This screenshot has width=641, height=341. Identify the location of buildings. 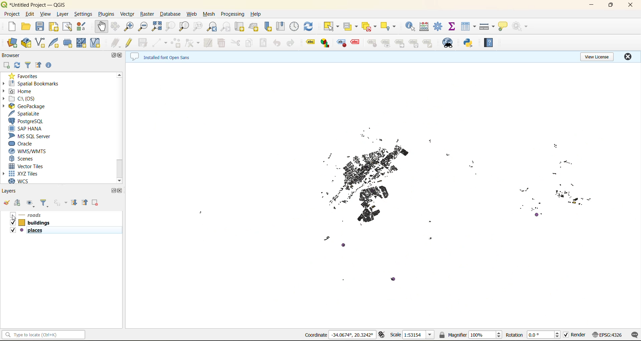
(38, 223).